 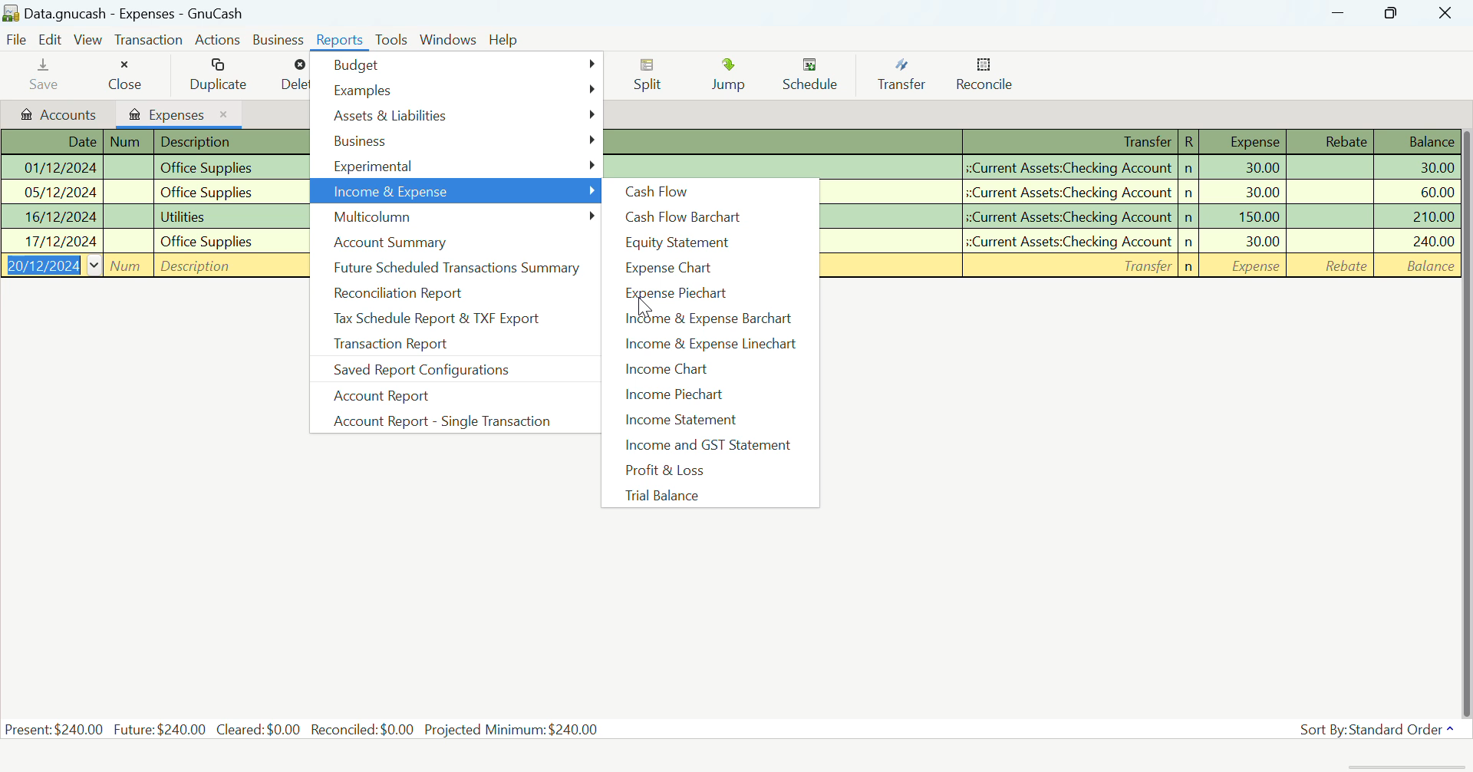 I want to click on Present, so click(x=54, y=729).